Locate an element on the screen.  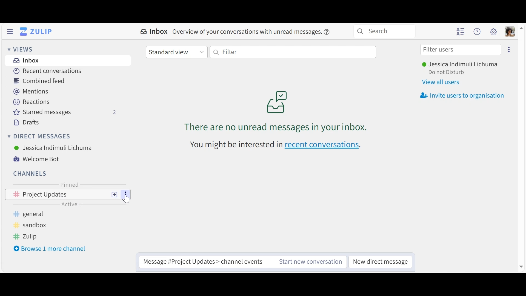
Reactions is located at coordinates (32, 102).